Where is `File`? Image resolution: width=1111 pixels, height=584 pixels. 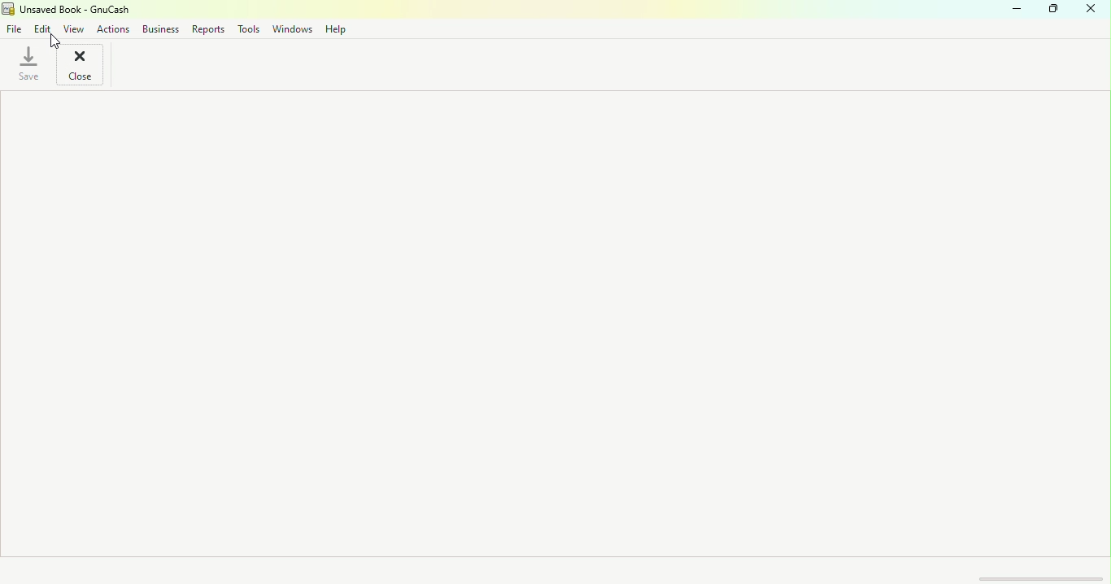 File is located at coordinates (15, 31).